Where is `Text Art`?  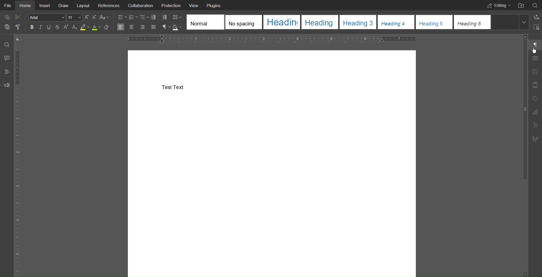
Text Art is located at coordinates (535, 125).